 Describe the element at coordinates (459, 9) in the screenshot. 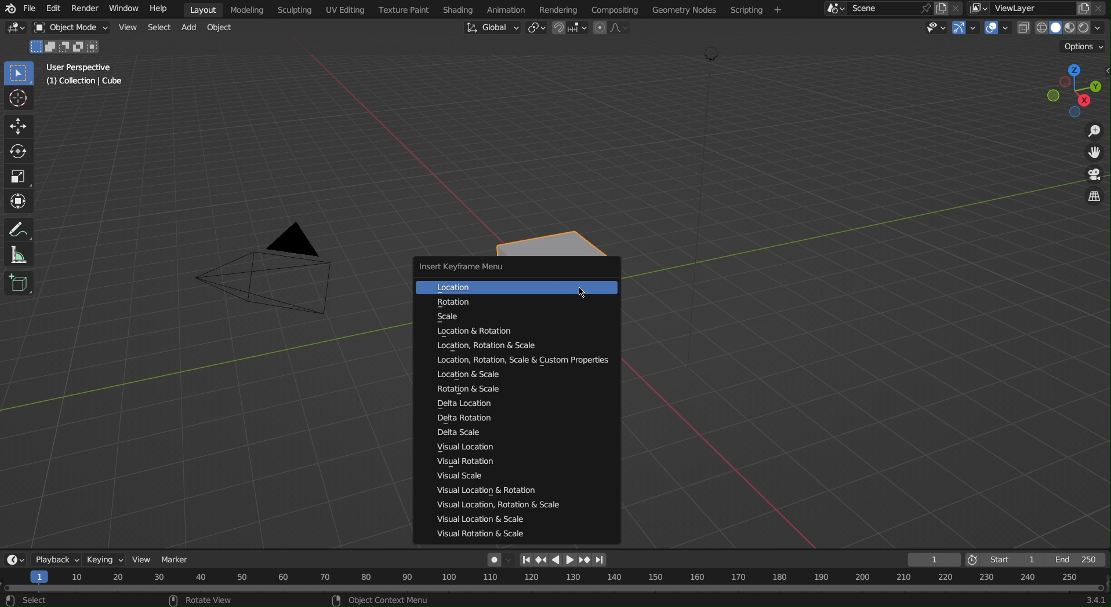

I see `Shading` at that location.